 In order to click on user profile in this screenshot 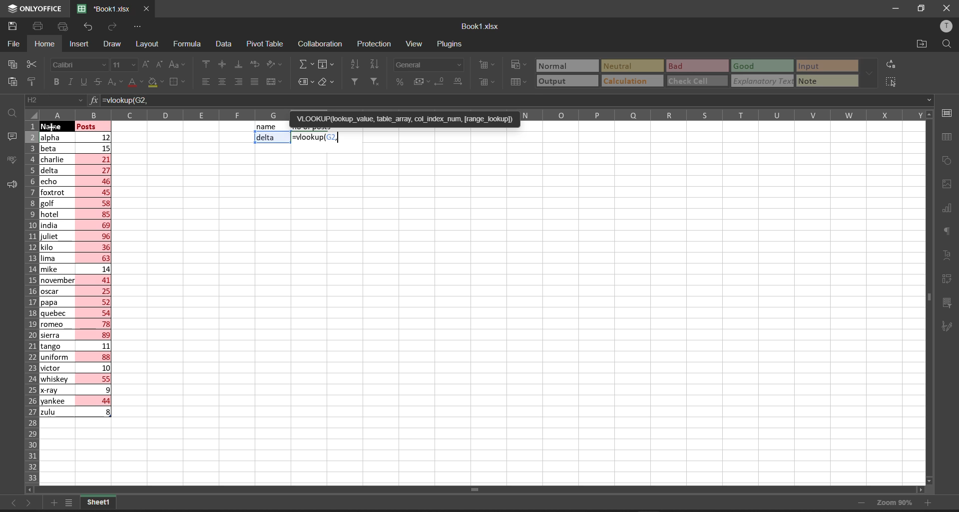, I will do `click(948, 26)`.